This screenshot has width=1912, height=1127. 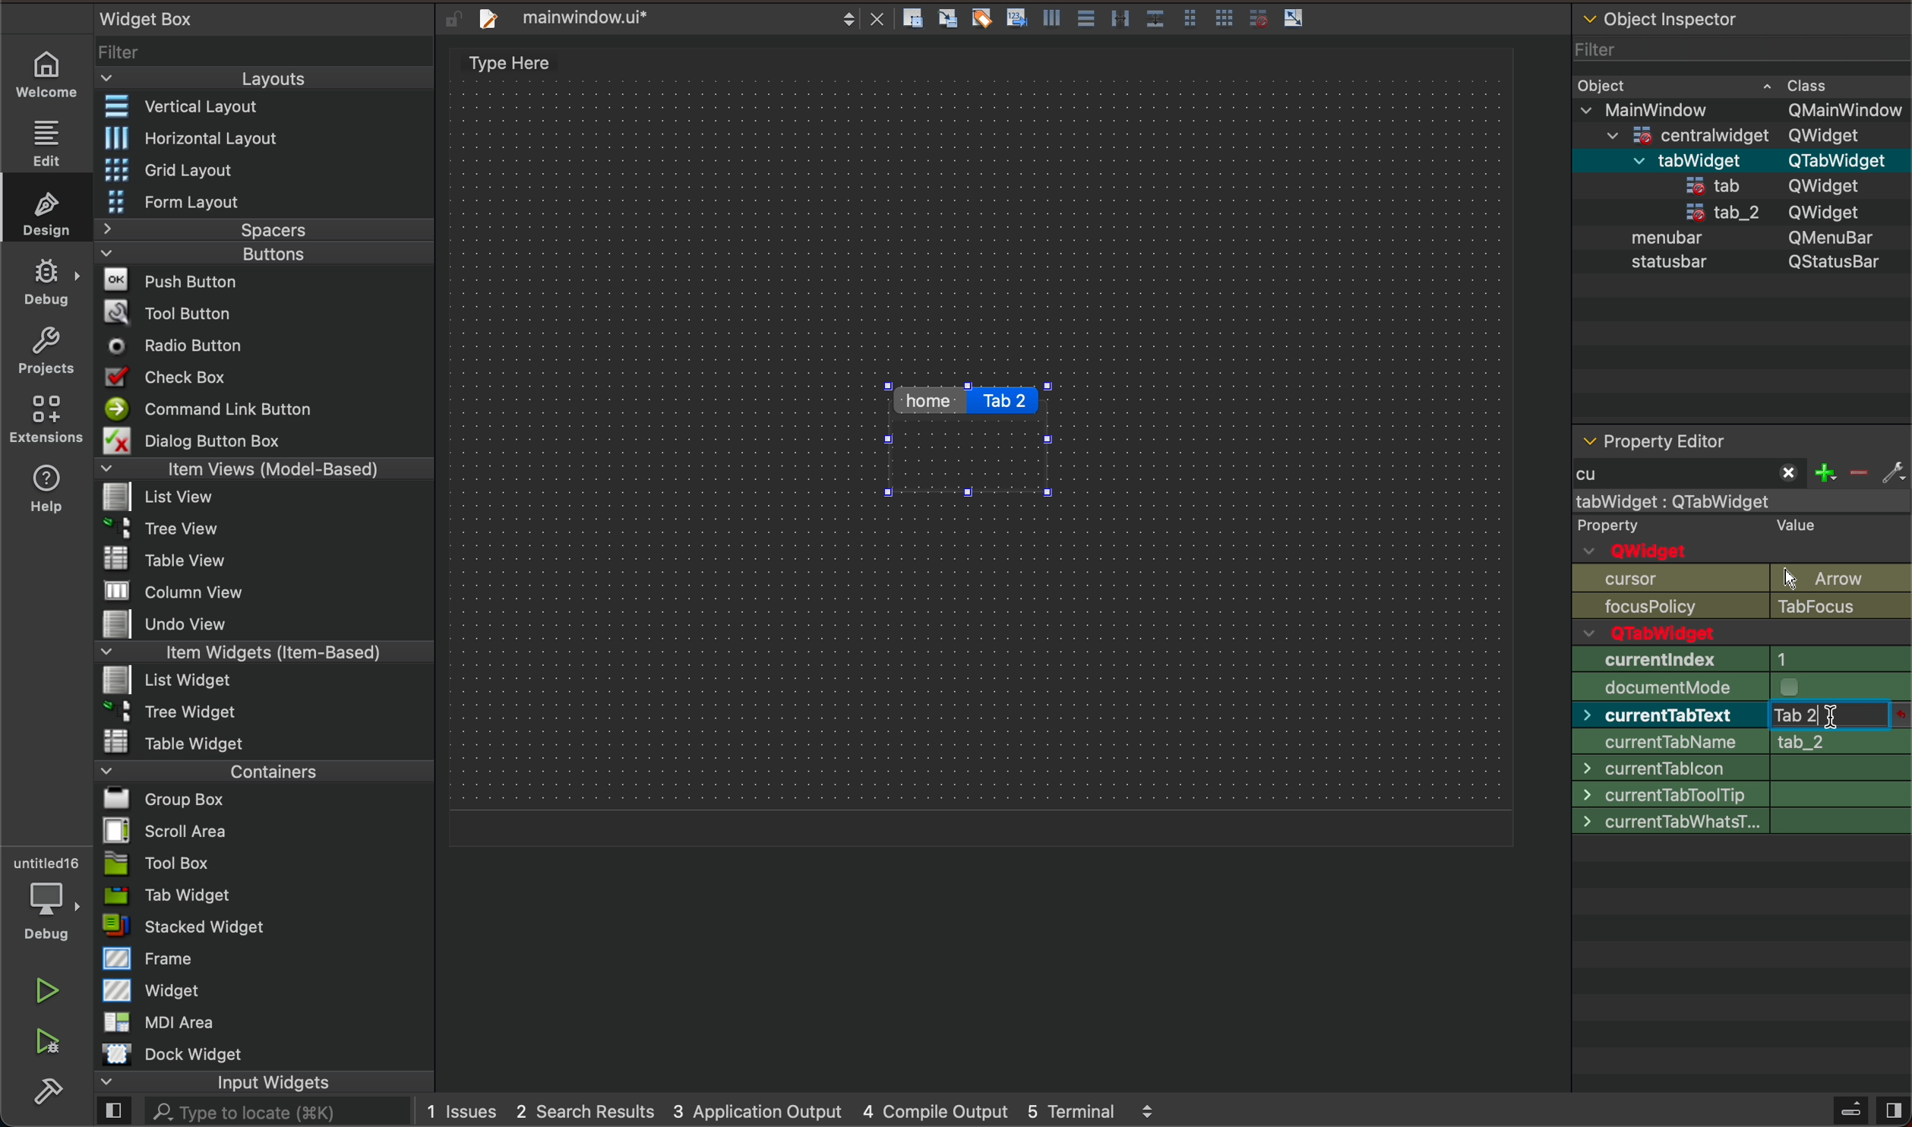 What do you see at coordinates (1738, 537) in the screenshot?
I see `qobject` at bounding box center [1738, 537].